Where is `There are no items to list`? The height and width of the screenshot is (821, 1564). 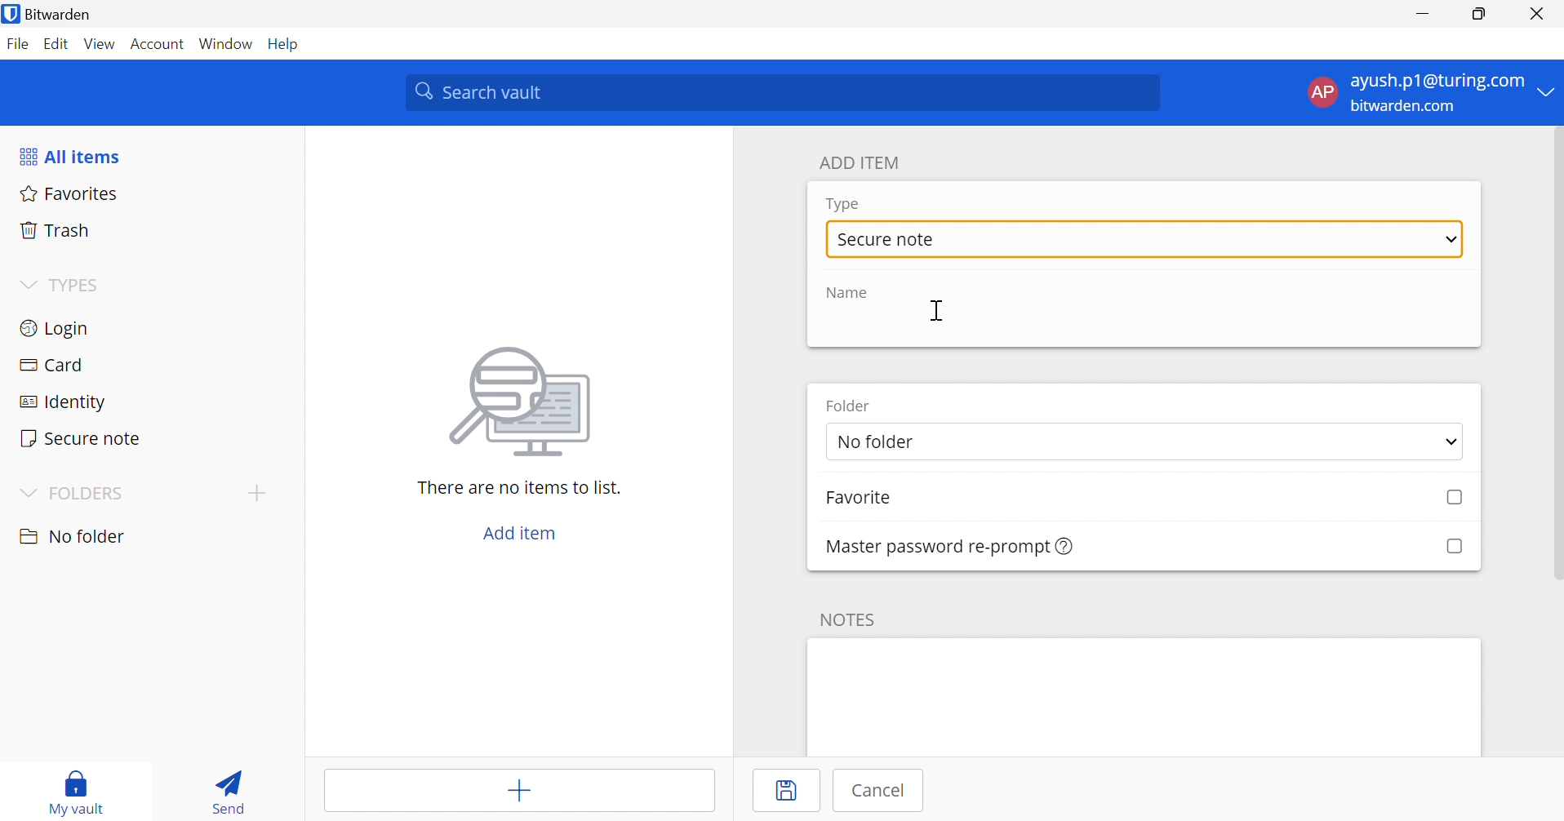 There are no items to list is located at coordinates (518, 488).